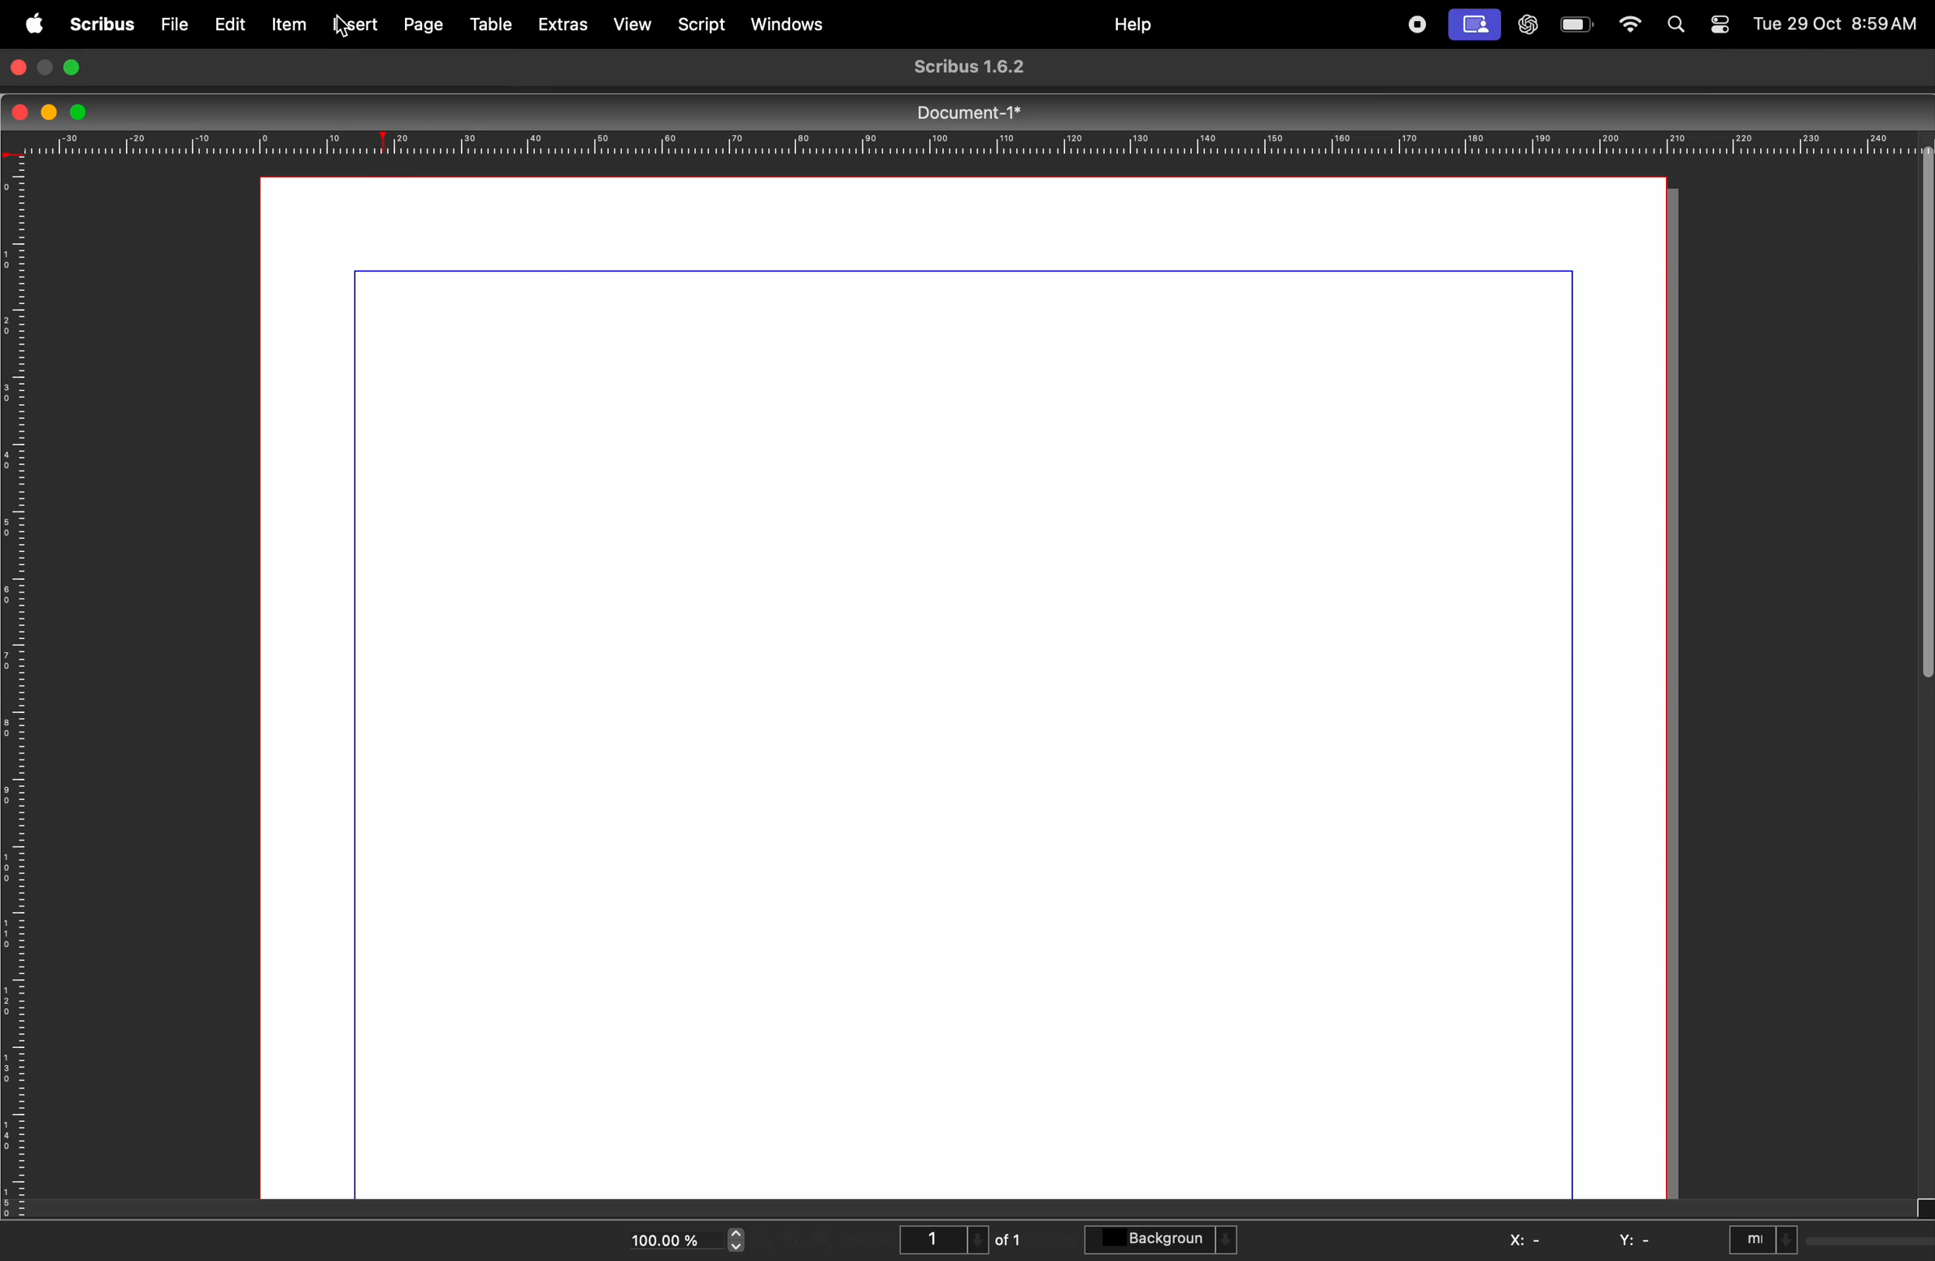 This screenshot has height=1261, width=1935. What do you see at coordinates (98, 24) in the screenshot?
I see `scribus` at bounding box center [98, 24].